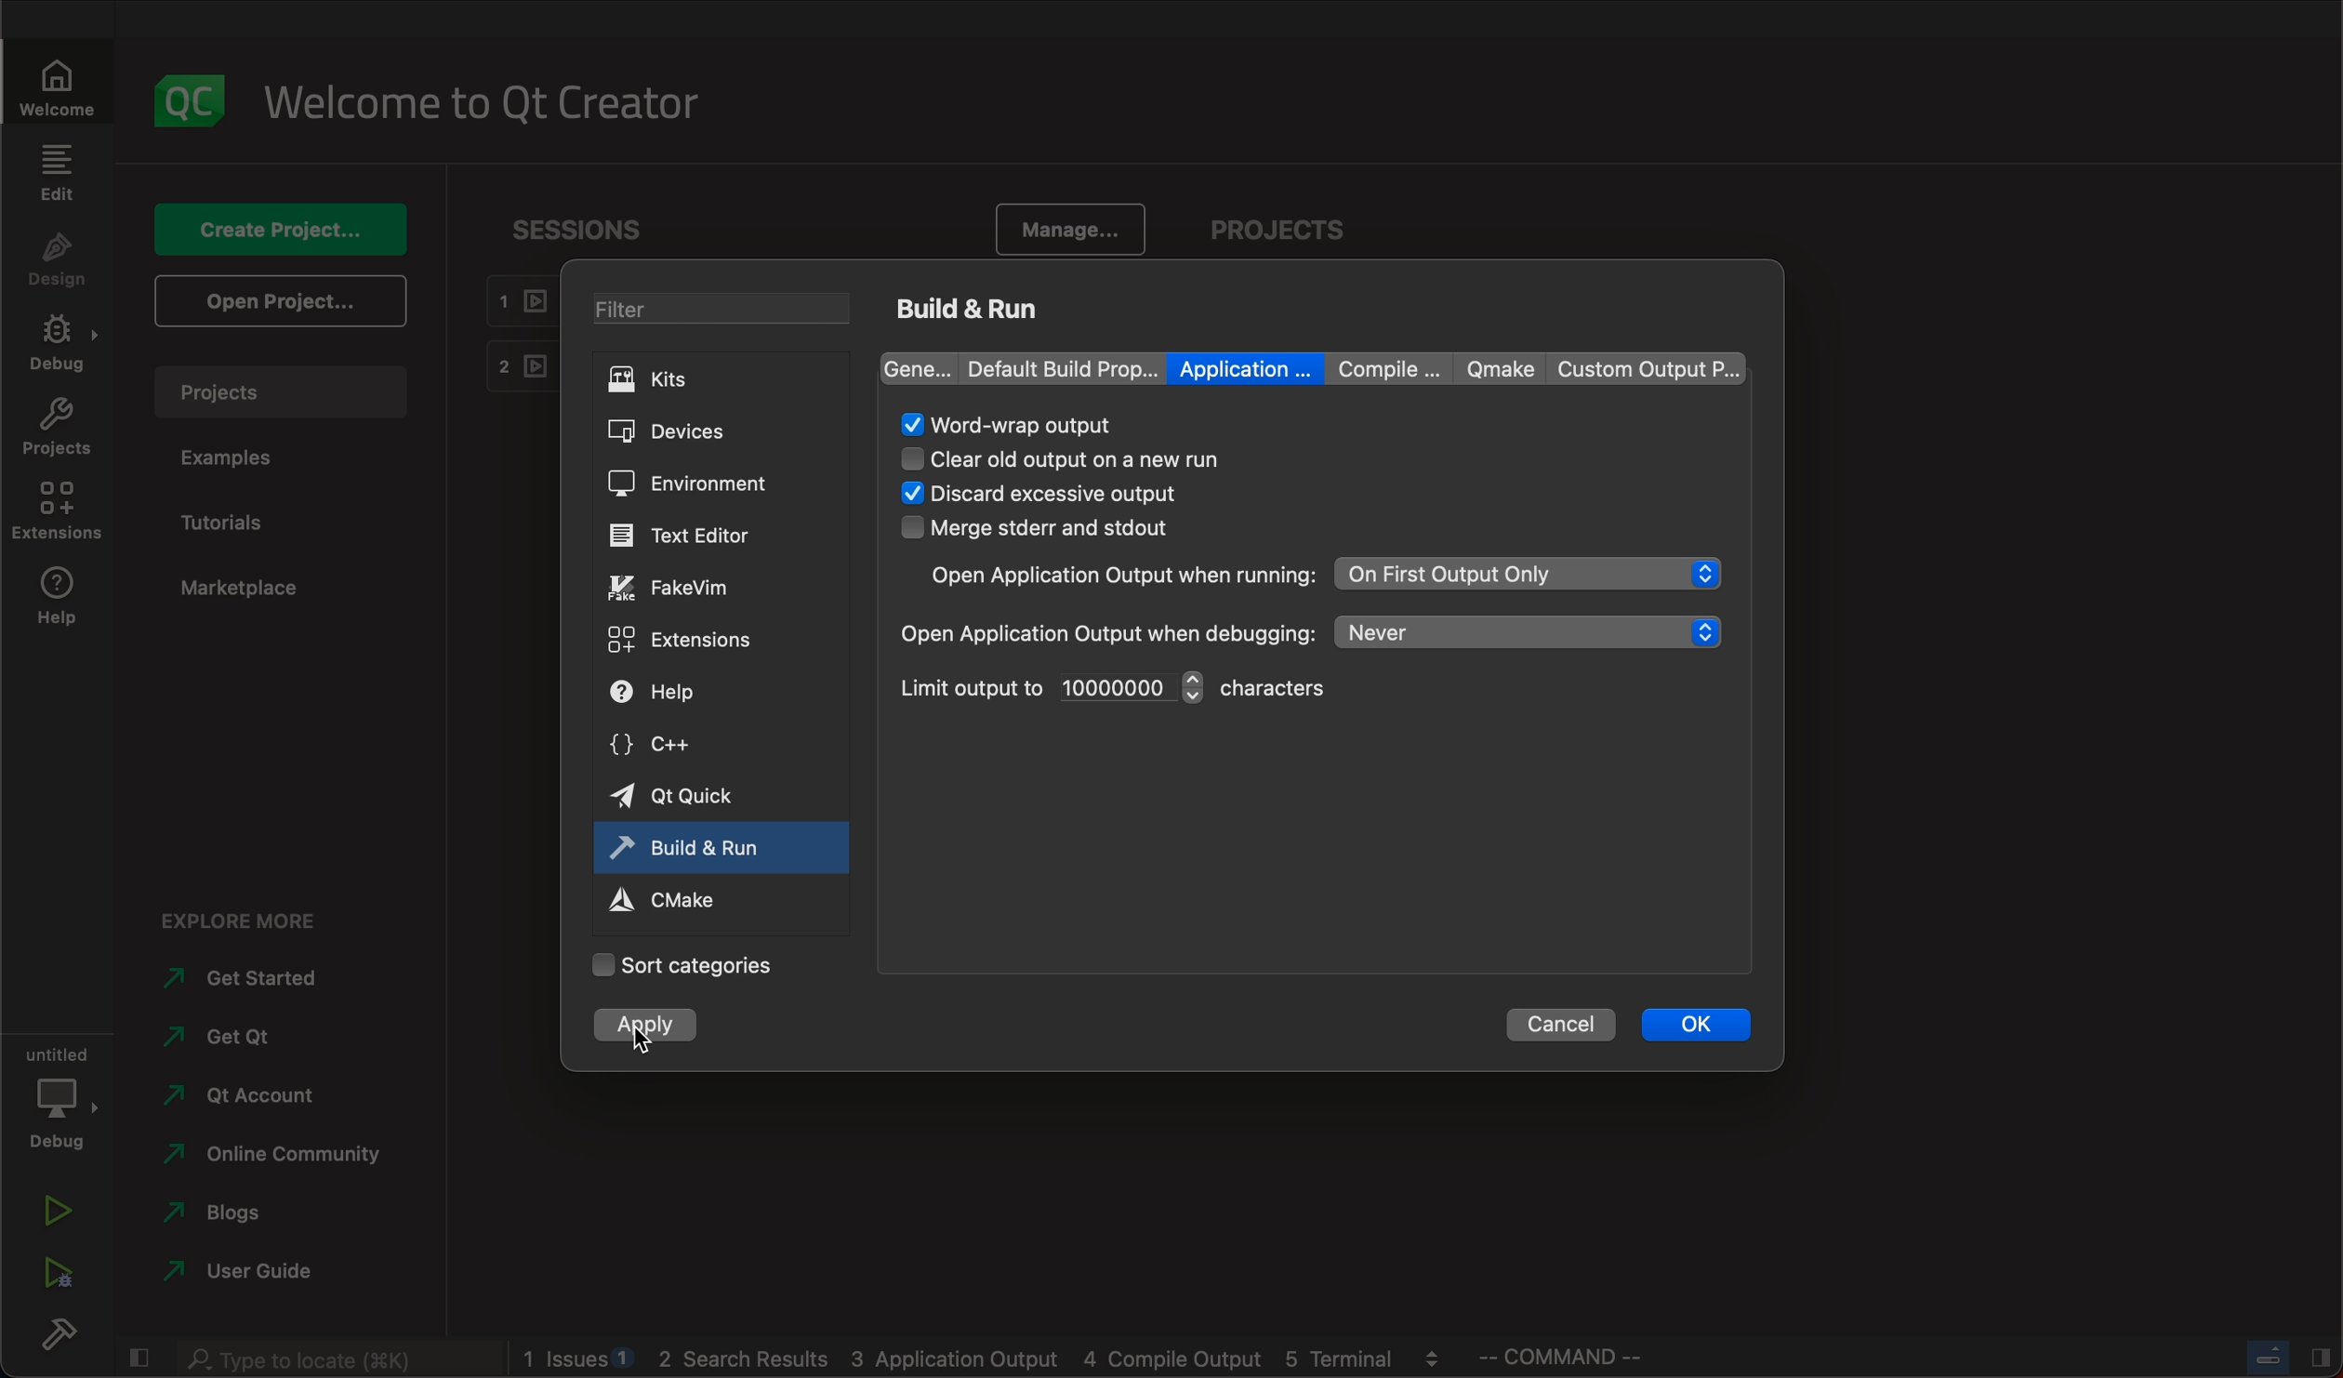 The height and width of the screenshot is (1378, 2343). Describe the element at coordinates (60, 170) in the screenshot. I see `edit ` at that location.